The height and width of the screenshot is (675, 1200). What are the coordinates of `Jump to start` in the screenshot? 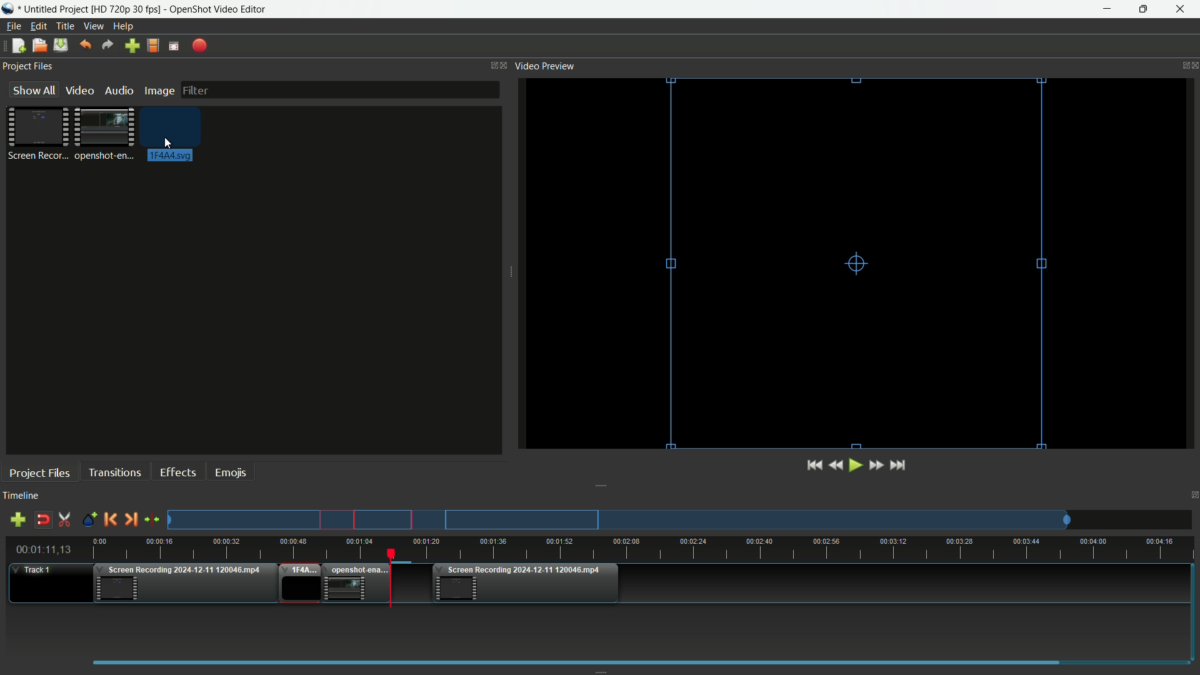 It's located at (812, 466).